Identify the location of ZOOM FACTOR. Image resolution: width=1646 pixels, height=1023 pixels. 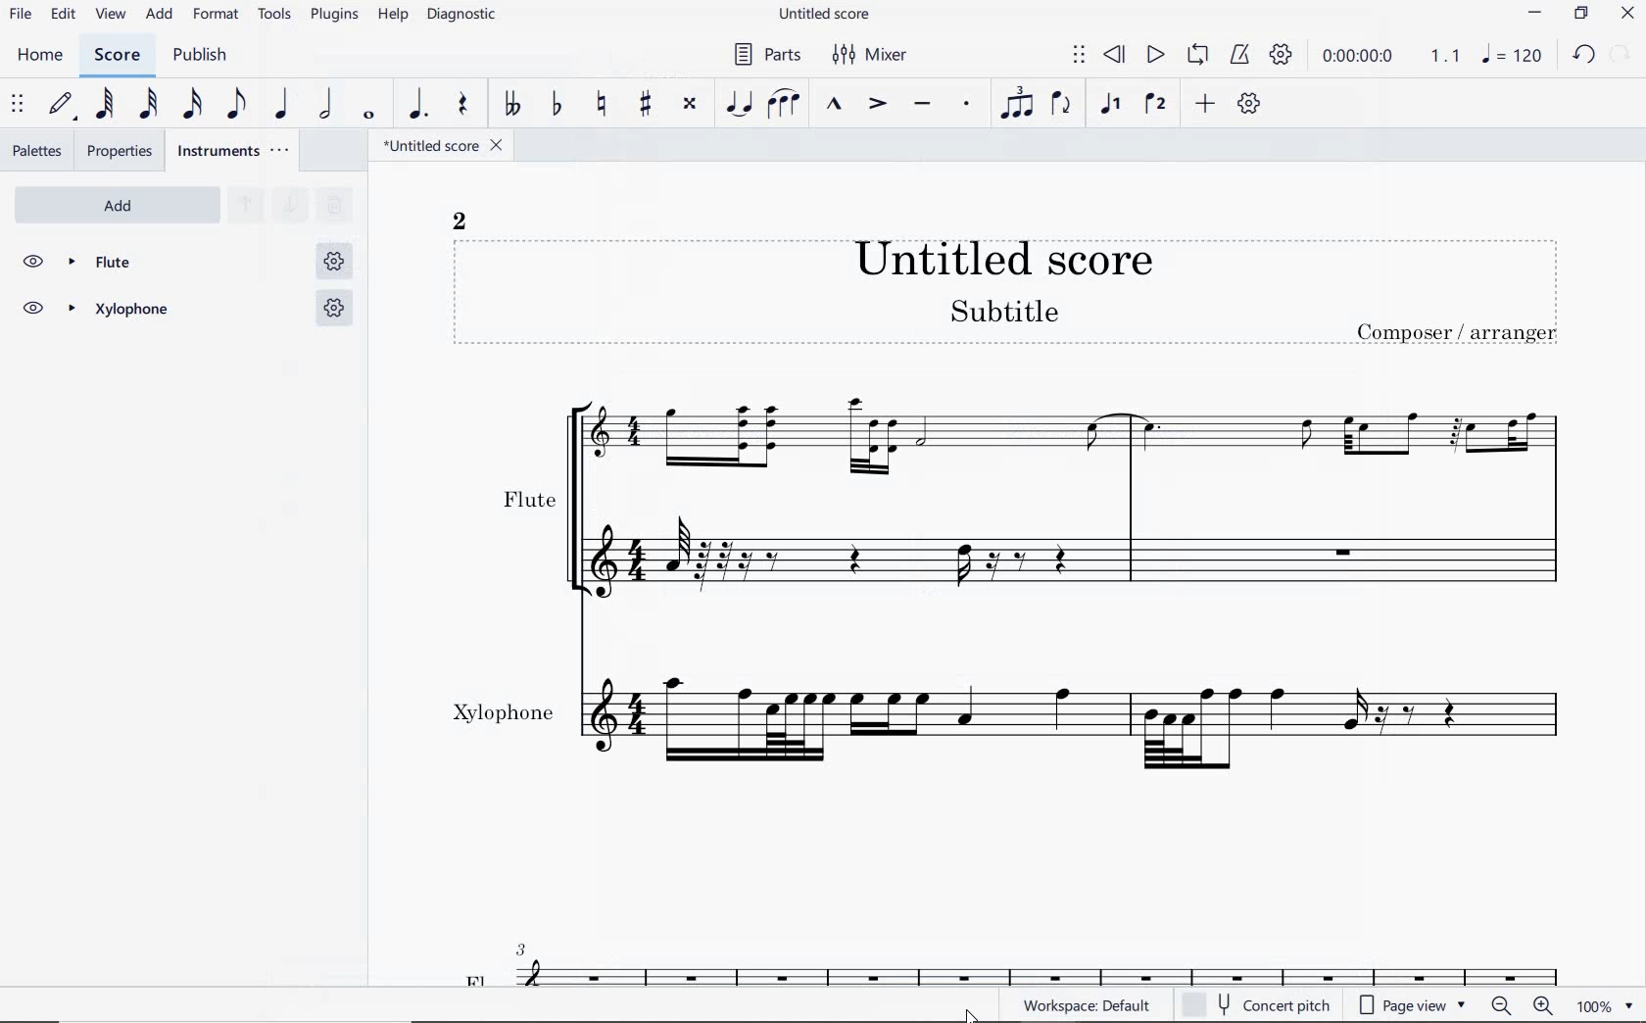
(1607, 1005).